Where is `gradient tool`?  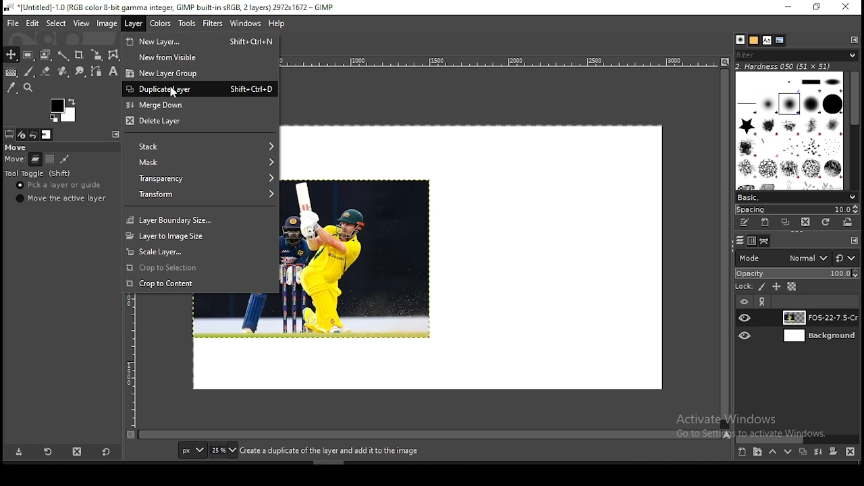 gradient tool is located at coordinates (11, 73).